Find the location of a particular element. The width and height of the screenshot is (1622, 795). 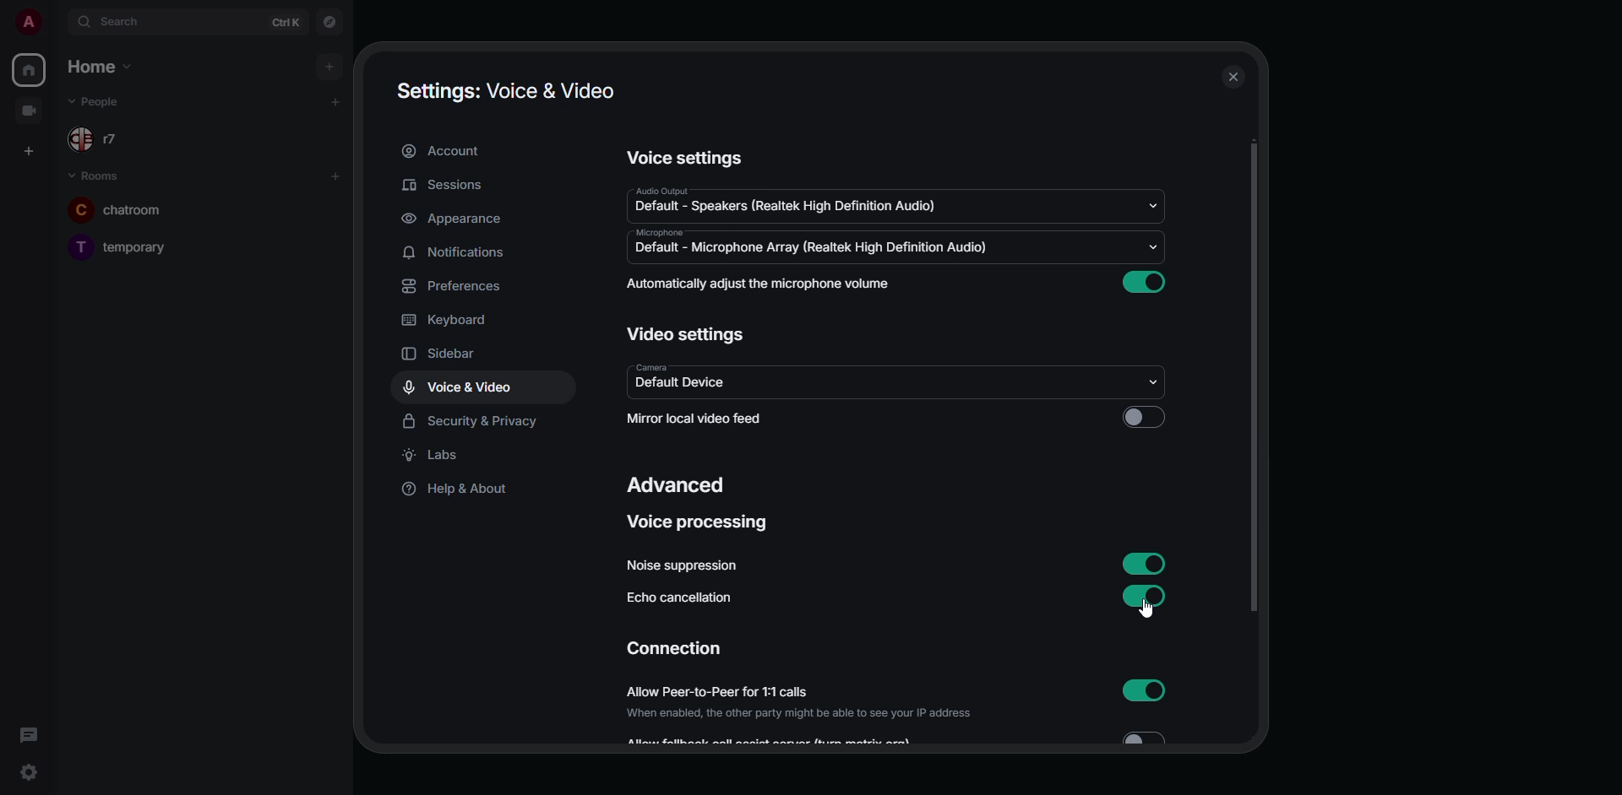

keyboard is located at coordinates (451, 320).